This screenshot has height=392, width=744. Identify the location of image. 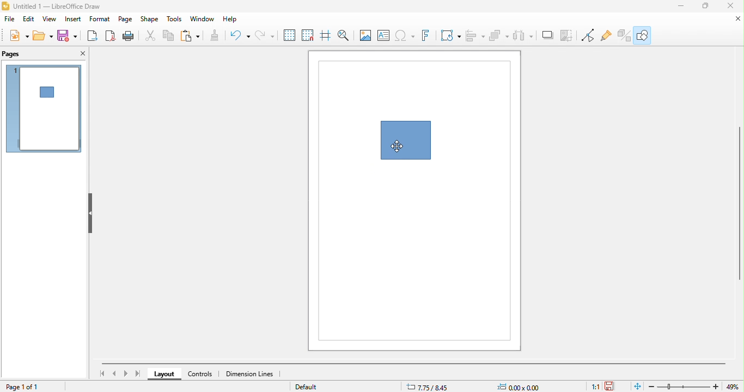
(365, 36).